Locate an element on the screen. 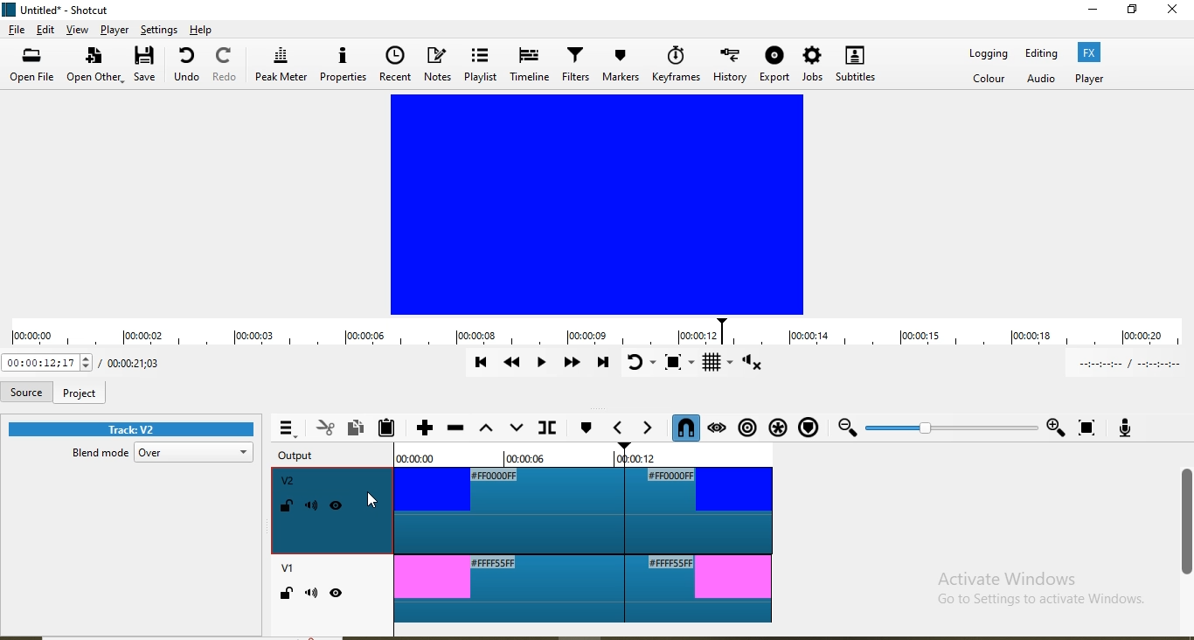 The image size is (1194, 640). Fx is located at coordinates (1090, 52).